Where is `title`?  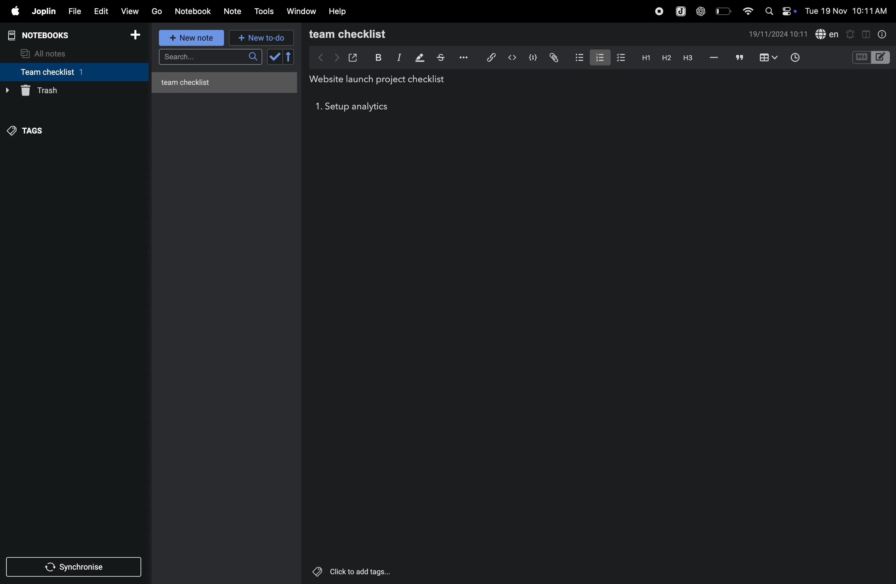 title is located at coordinates (381, 80).